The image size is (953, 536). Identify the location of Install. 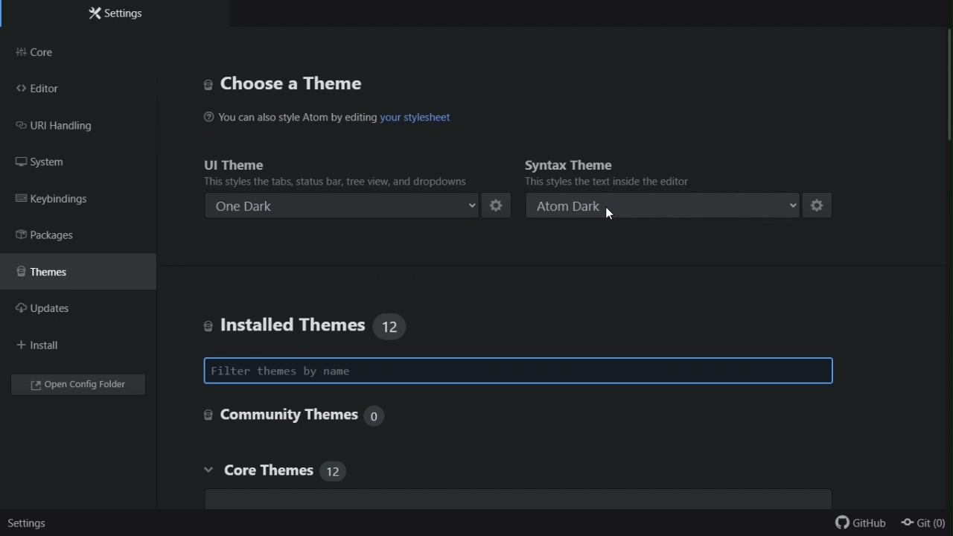
(46, 348).